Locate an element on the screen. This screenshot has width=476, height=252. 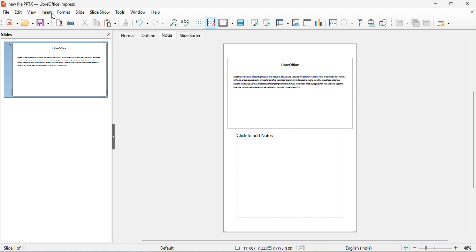
file is located at coordinates (5, 13).